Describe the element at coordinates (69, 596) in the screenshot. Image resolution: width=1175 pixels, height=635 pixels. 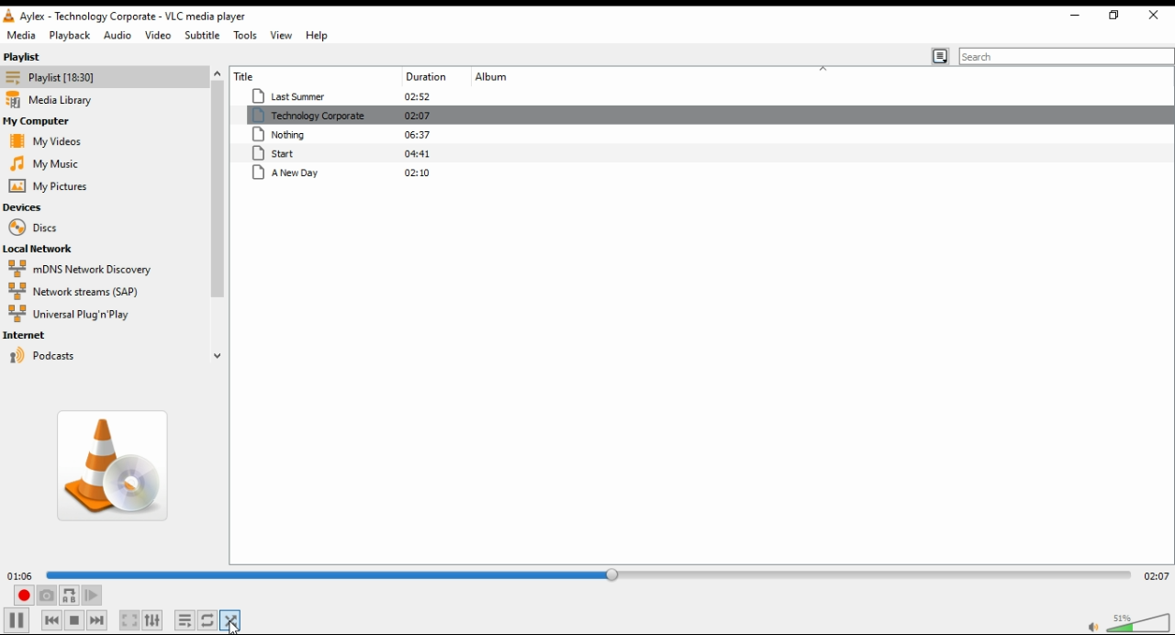
I see `loop between point A and point B continuously` at that location.